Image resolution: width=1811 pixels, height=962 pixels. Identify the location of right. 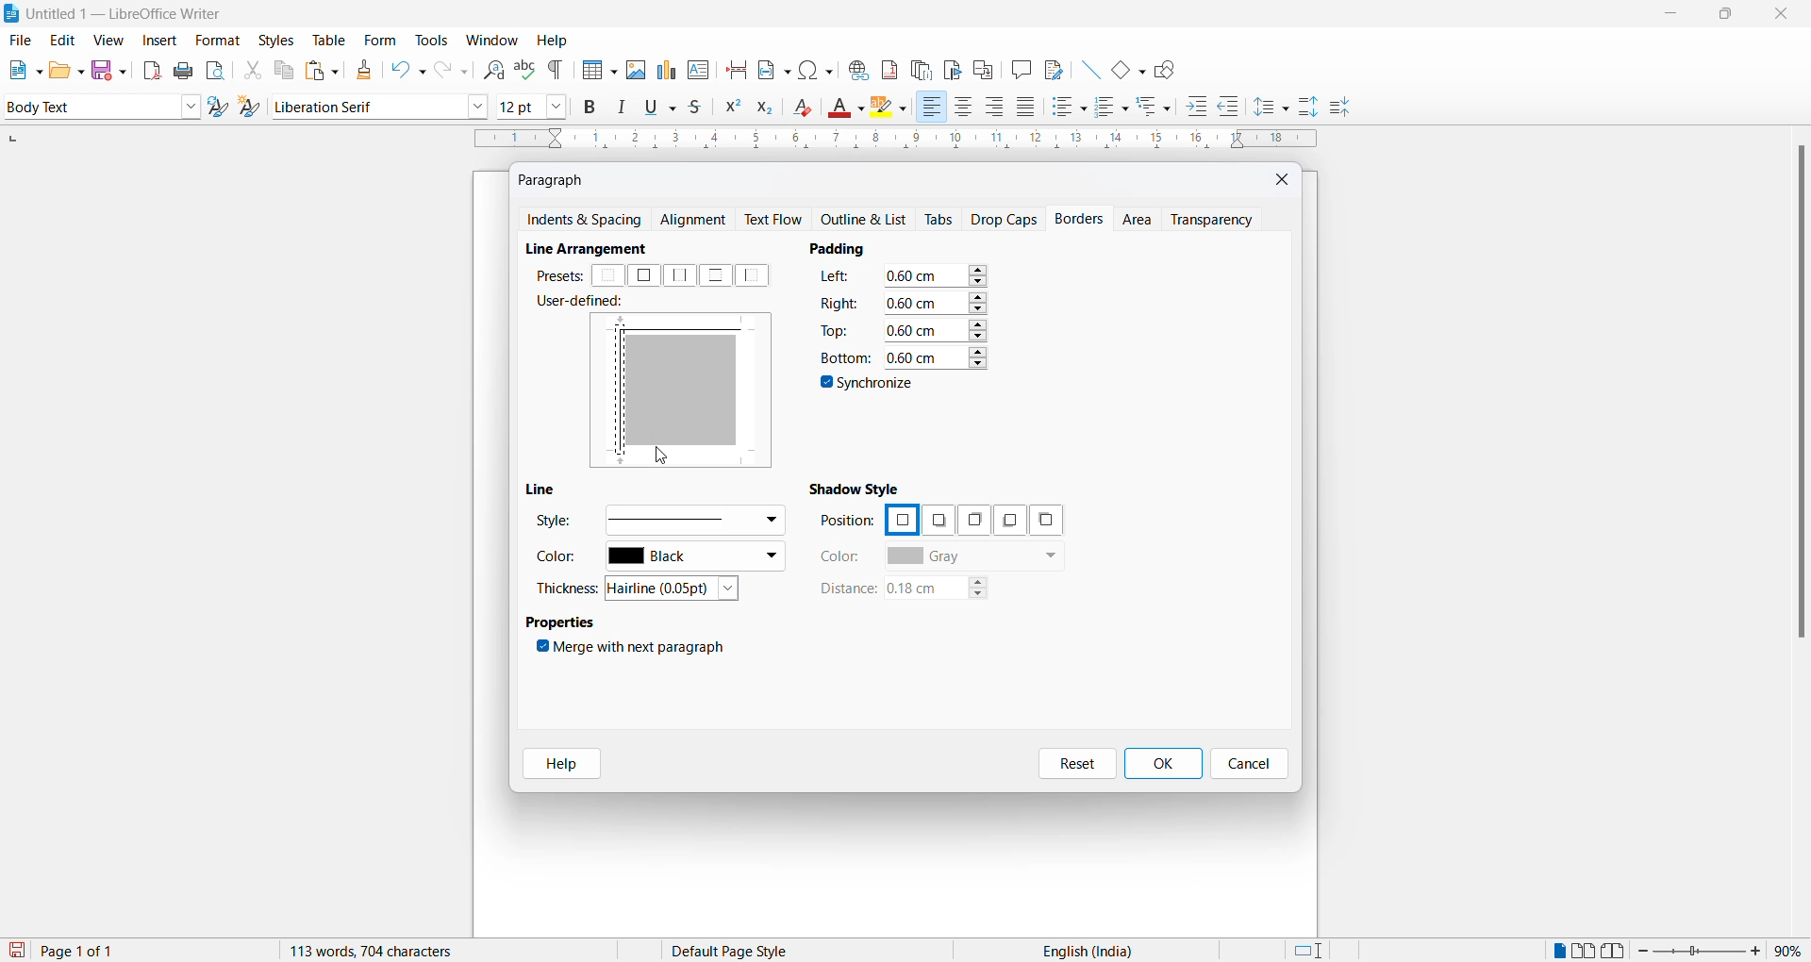
(839, 302).